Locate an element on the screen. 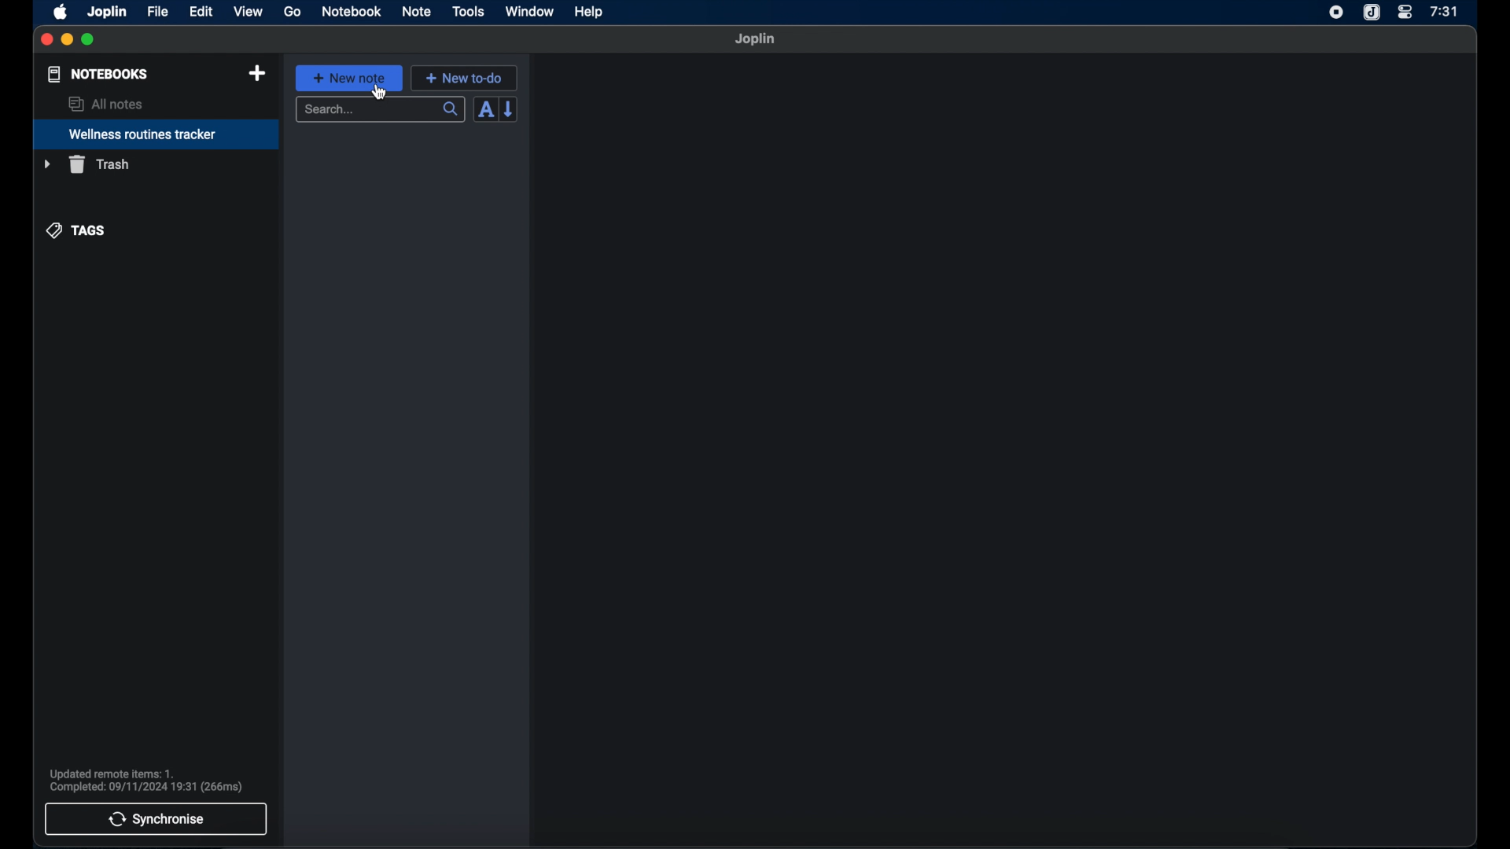  view is located at coordinates (248, 12).